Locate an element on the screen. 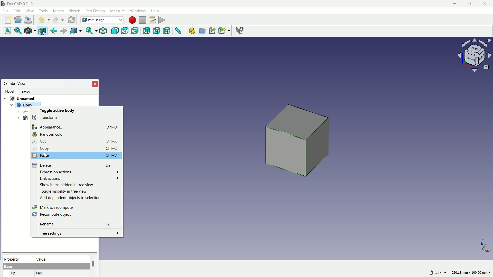 This screenshot has width=493, height=277. Tree settings is located at coordinates (79, 234).